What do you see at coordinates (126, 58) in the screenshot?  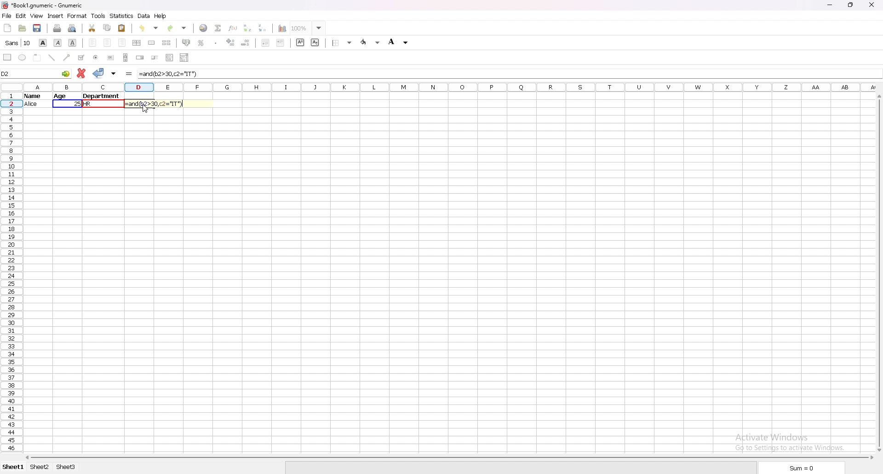 I see `scroll bar` at bounding box center [126, 58].